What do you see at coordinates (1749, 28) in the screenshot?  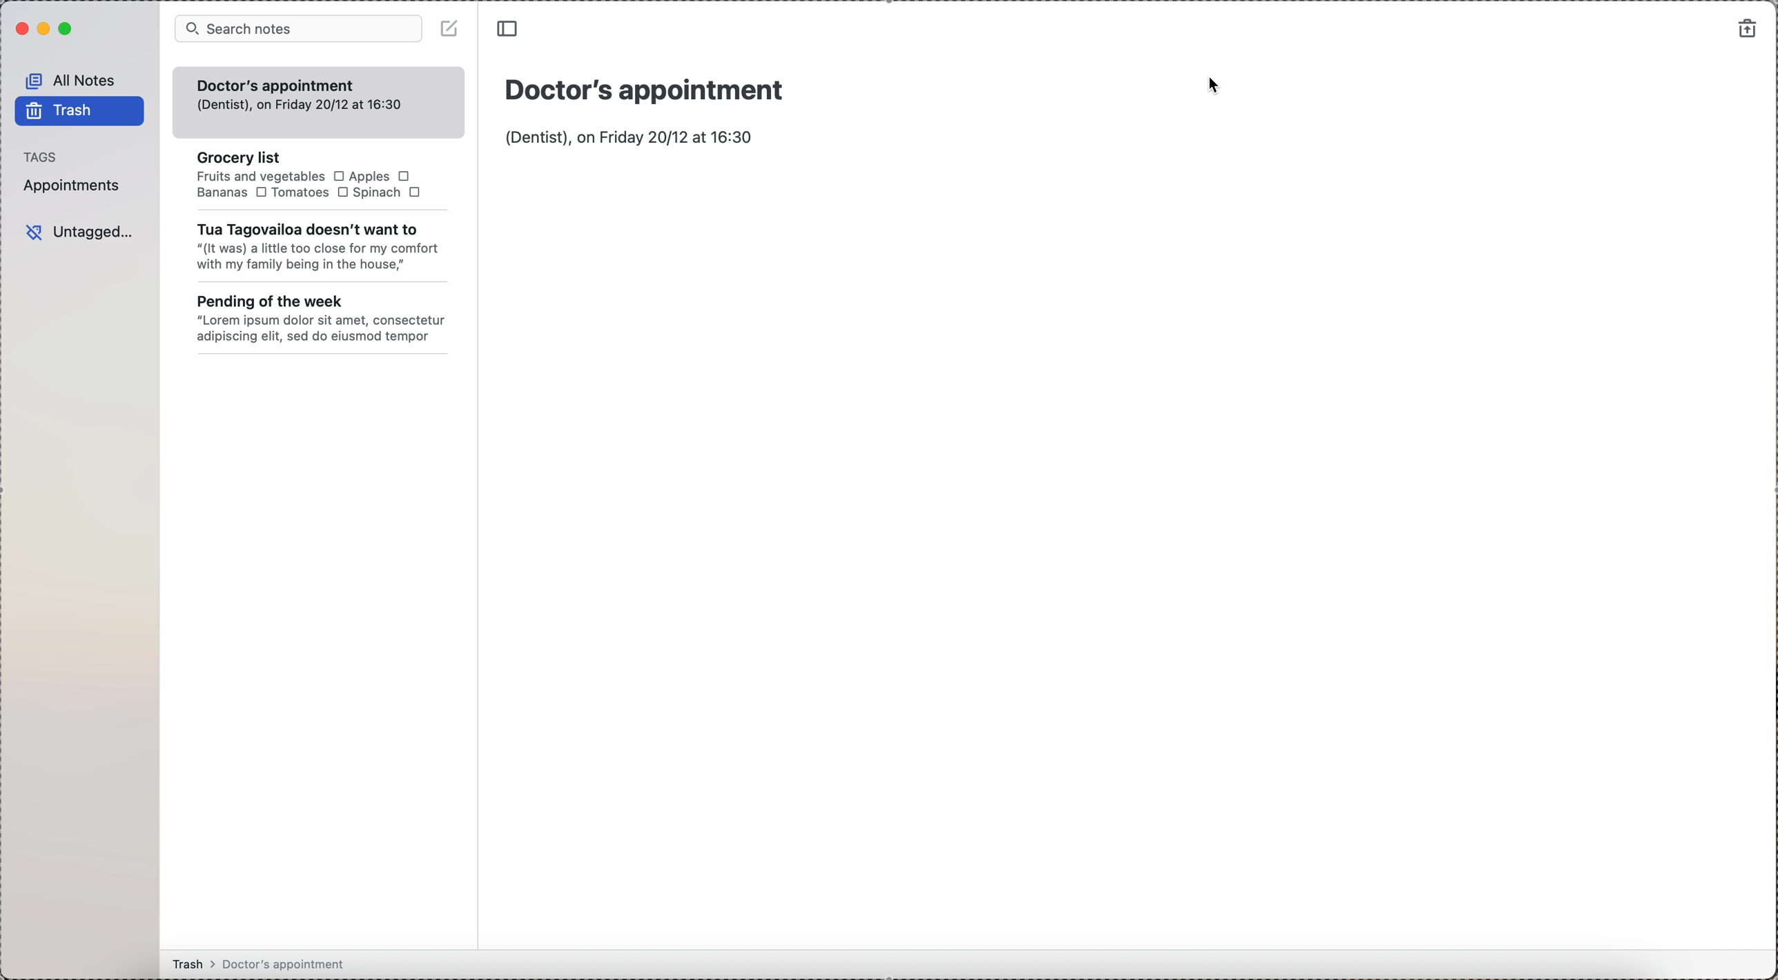 I see `restore notes` at bounding box center [1749, 28].